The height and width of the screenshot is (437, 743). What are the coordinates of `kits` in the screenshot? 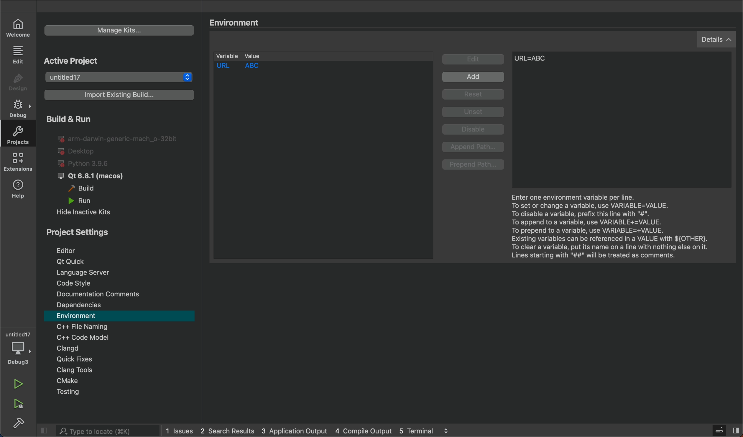 It's located at (118, 31).